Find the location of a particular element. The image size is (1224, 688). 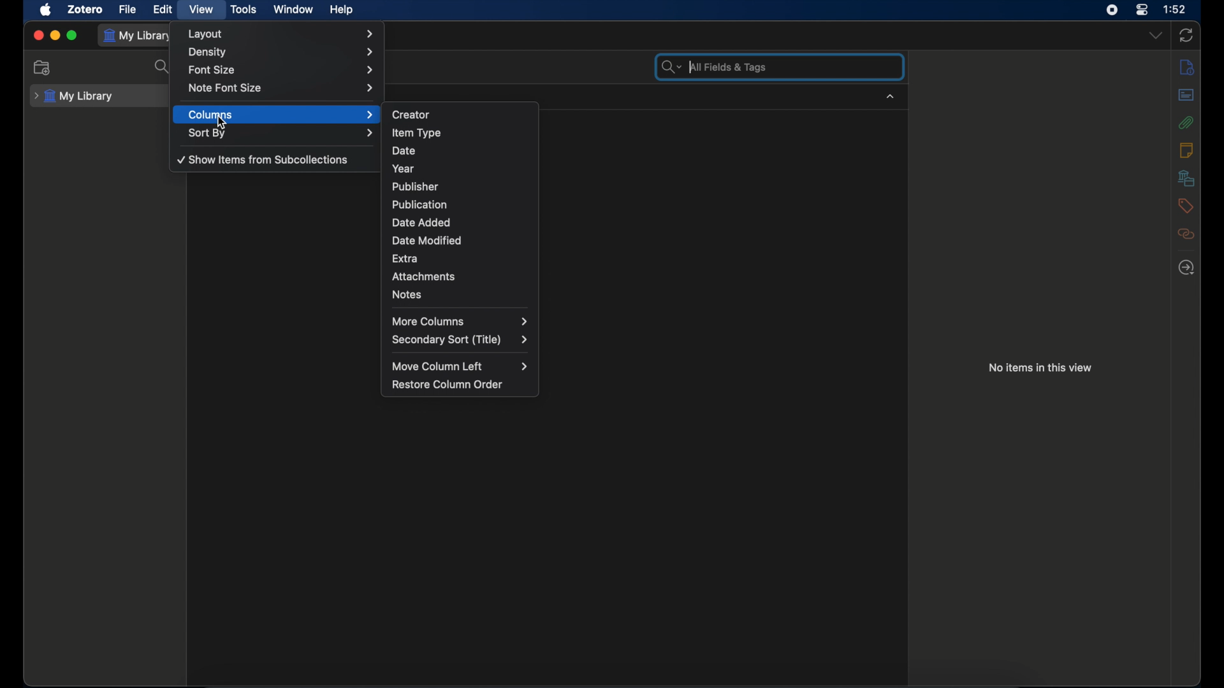

new collection is located at coordinates (42, 68).